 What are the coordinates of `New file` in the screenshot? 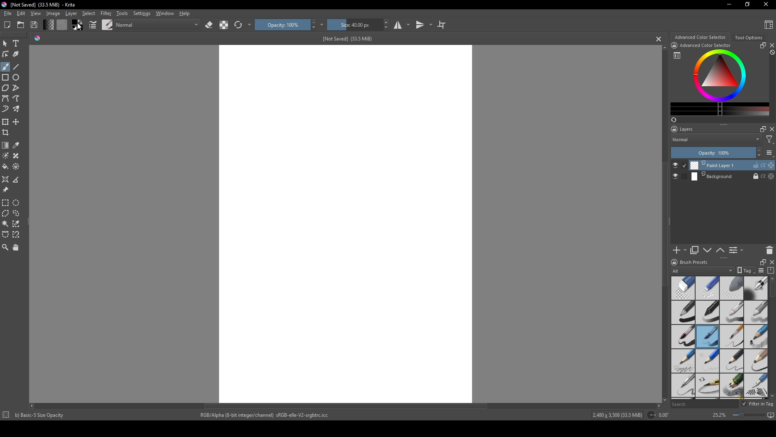 It's located at (6, 25).